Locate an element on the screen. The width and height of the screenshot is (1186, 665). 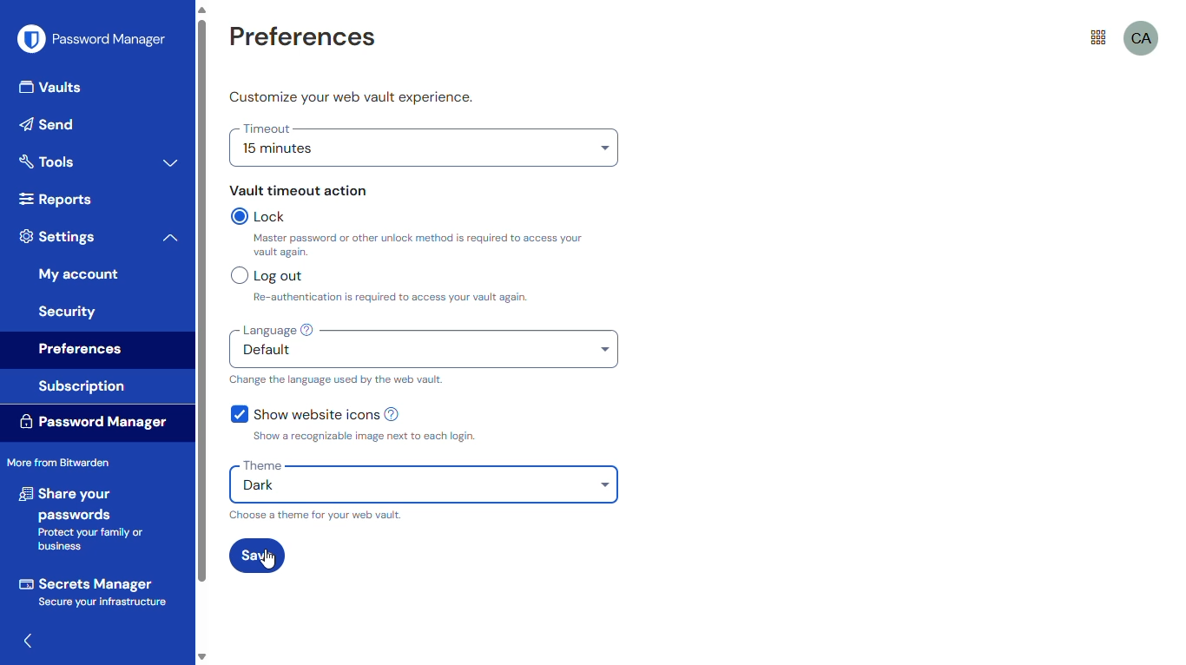
preferences is located at coordinates (82, 351).